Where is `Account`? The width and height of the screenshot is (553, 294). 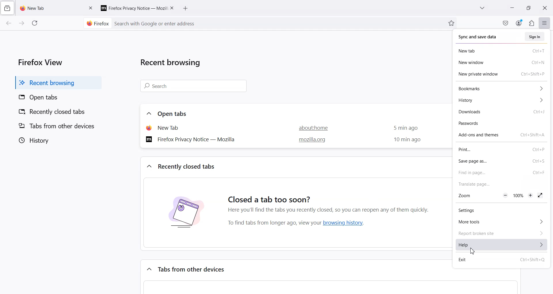
Account is located at coordinates (519, 22).